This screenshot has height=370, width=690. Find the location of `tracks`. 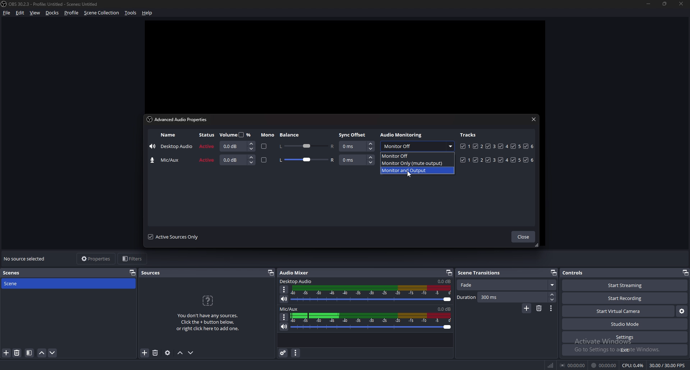

tracks is located at coordinates (469, 134).